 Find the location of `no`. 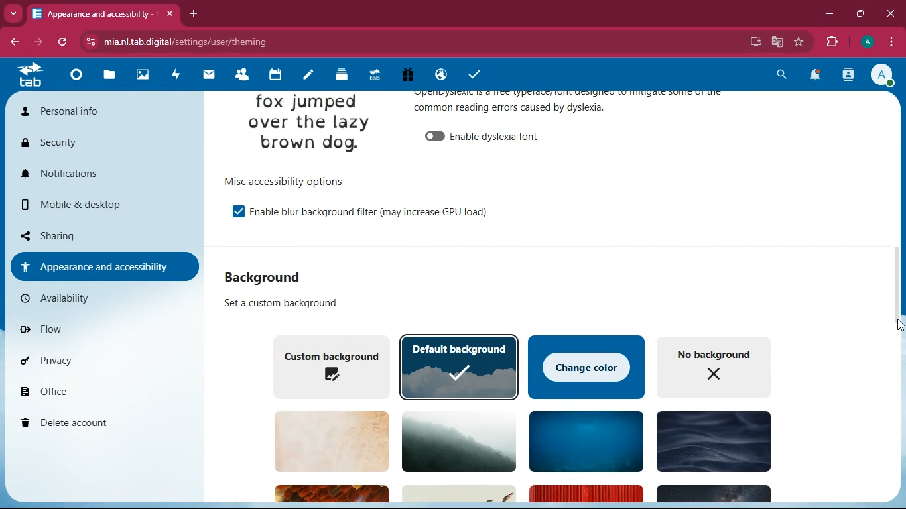

no is located at coordinates (714, 368).